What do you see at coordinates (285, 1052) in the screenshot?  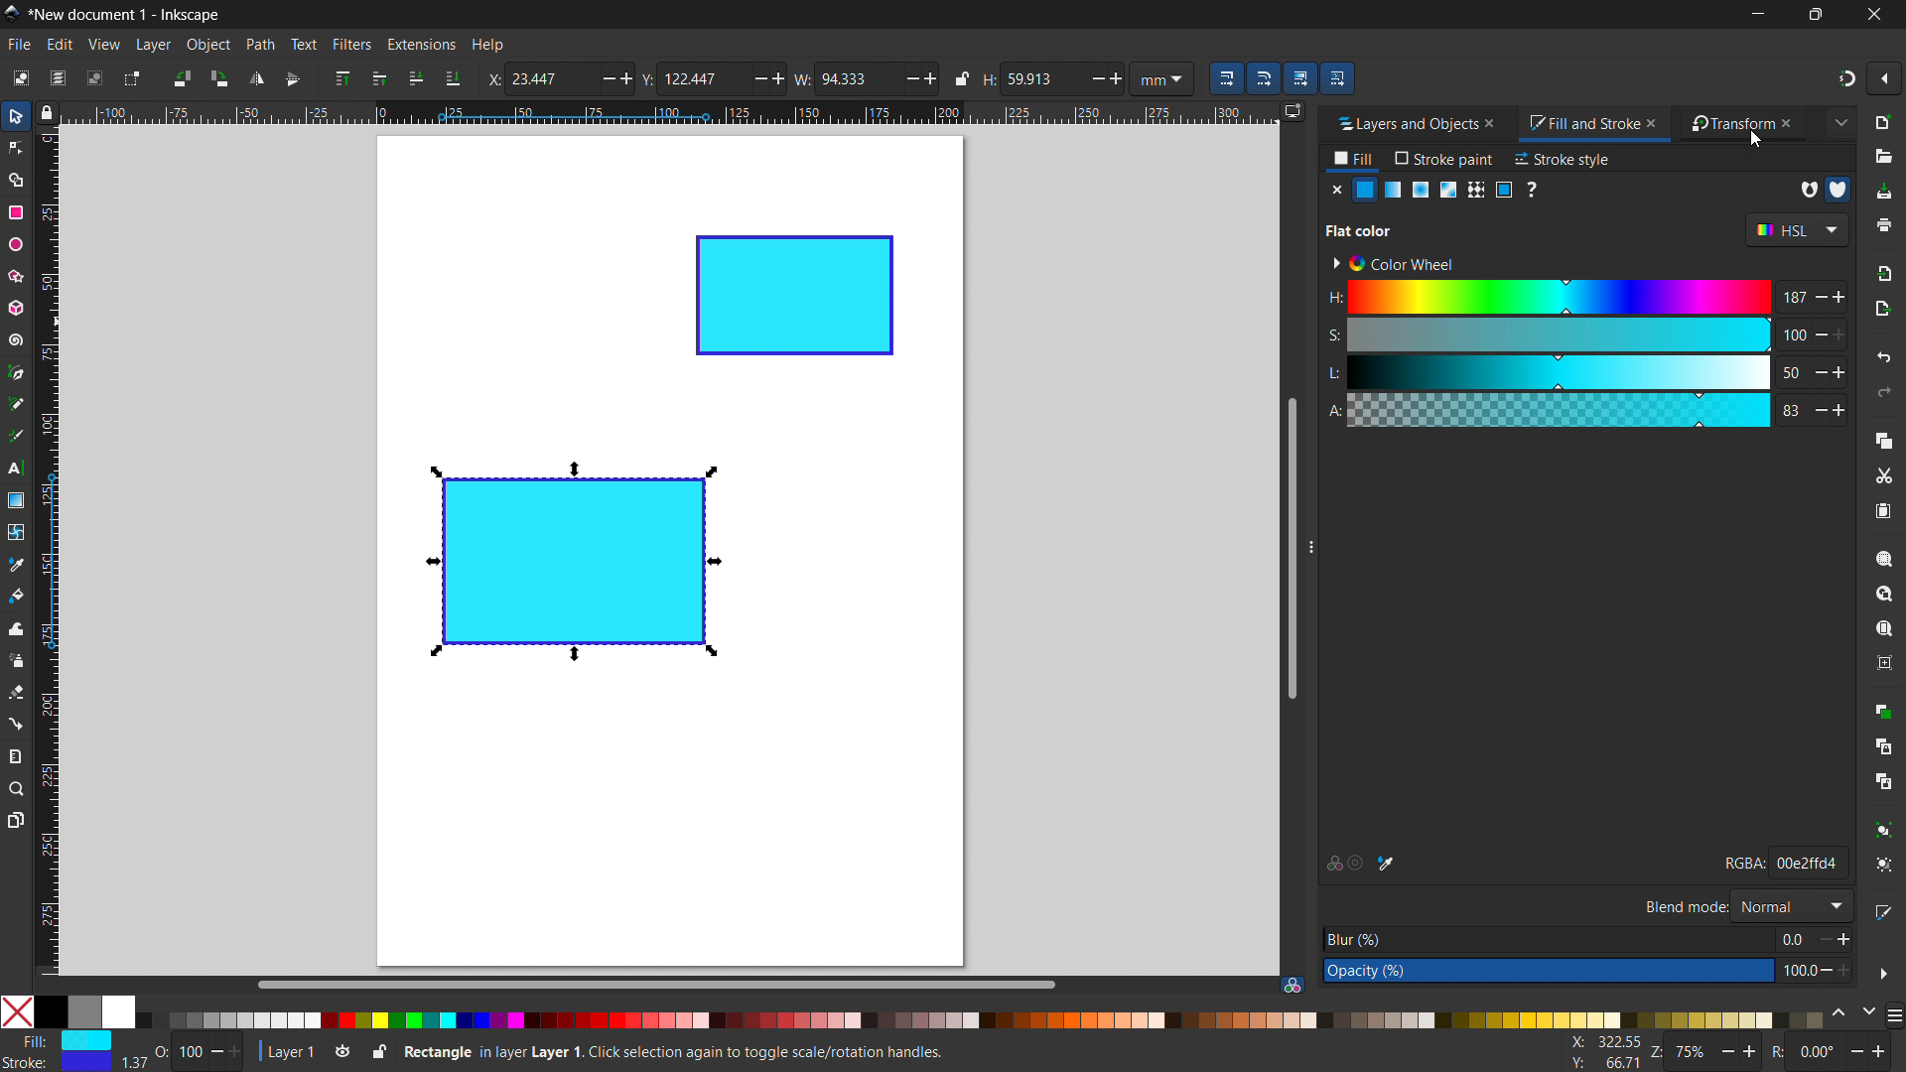 I see `current layer` at bounding box center [285, 1052].